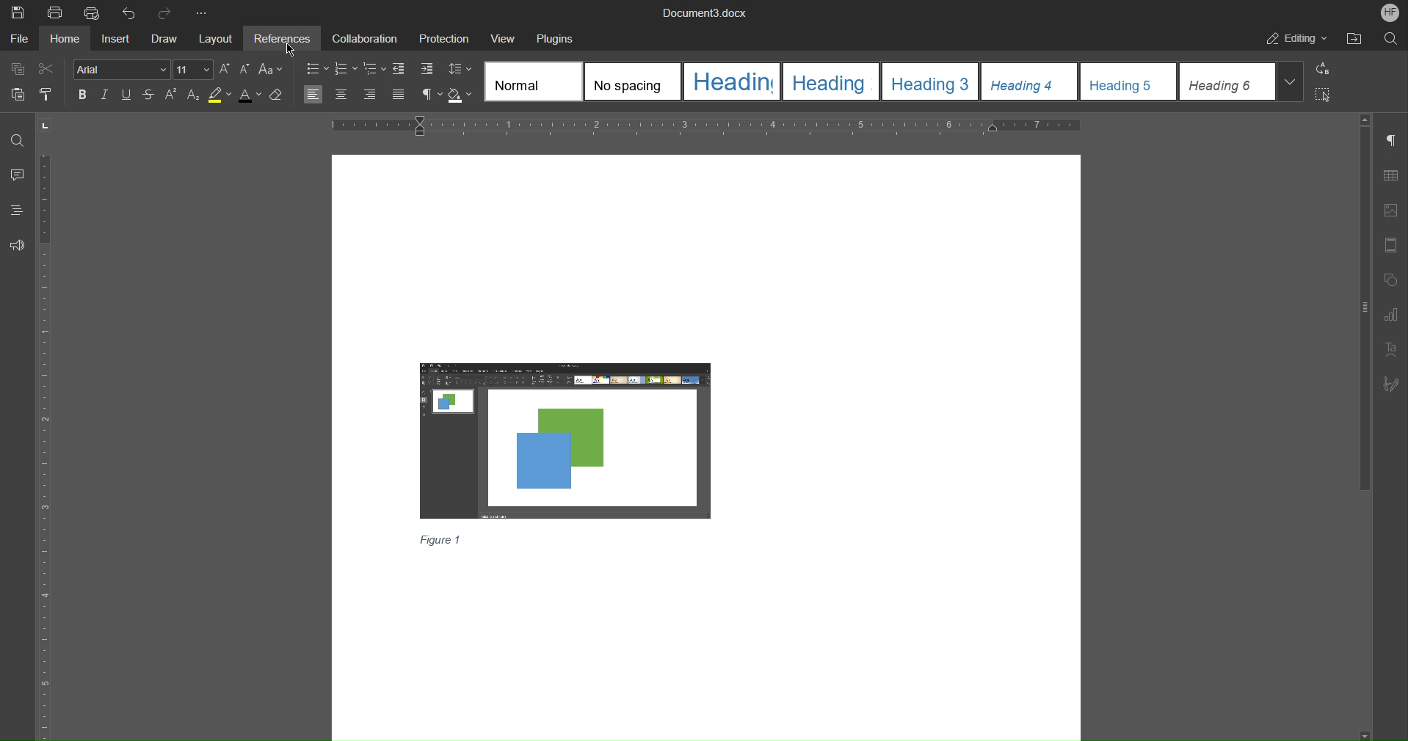  What do you see at coordinates (246, 73) in the screenshot?
I see `Decrease Font Size` at bounding box center [246, 73].